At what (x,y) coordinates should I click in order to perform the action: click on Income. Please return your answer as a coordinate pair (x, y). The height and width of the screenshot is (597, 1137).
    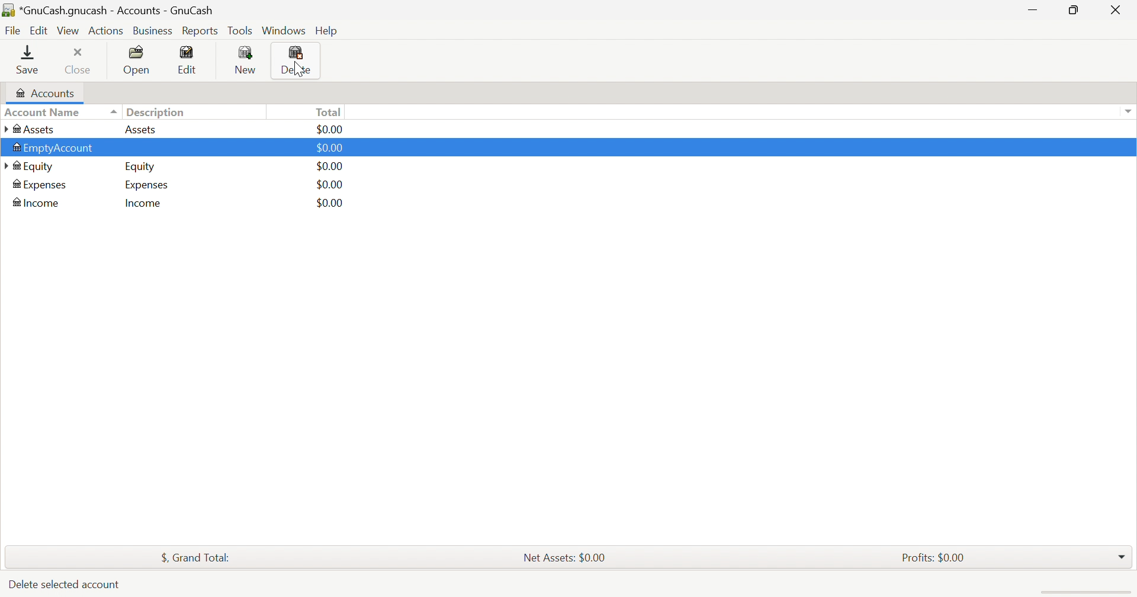
    Looking at the image, I should click on (142, 204).